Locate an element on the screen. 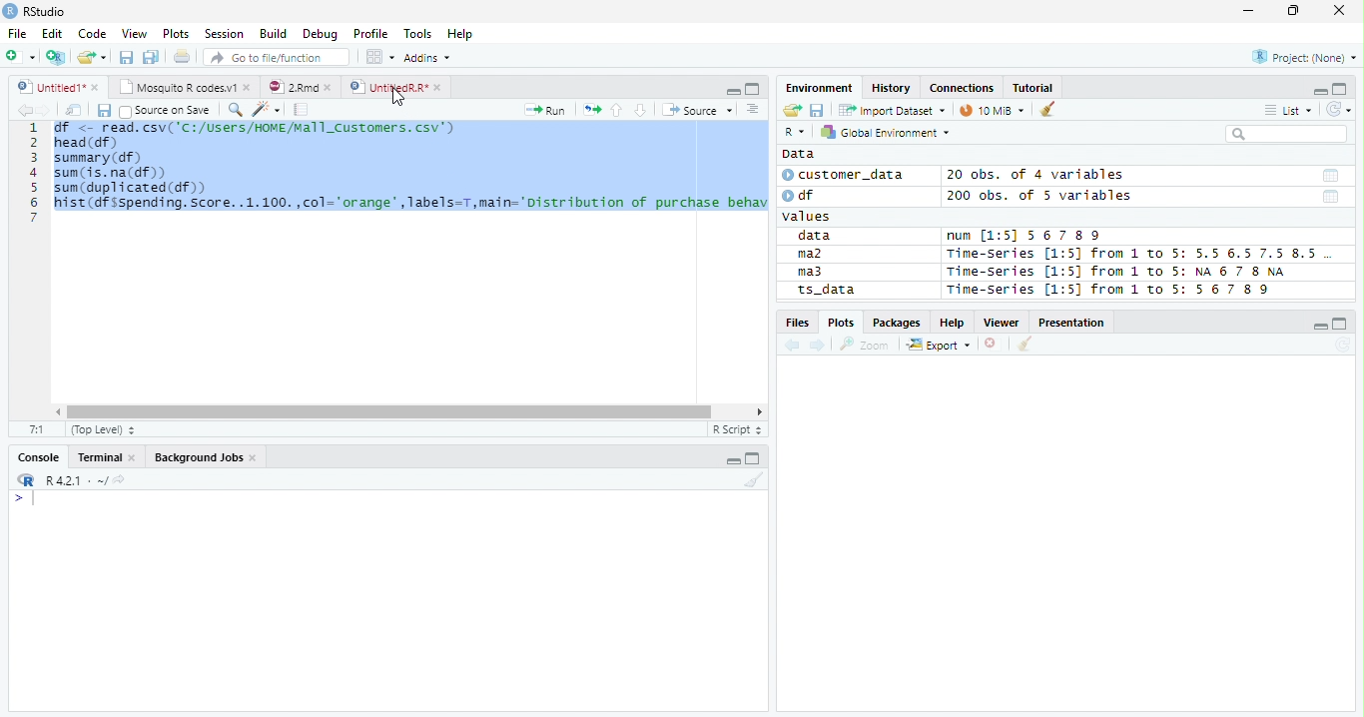 This screenshot has width=1364, height=717. Date is located at coordinates (1329, 176).